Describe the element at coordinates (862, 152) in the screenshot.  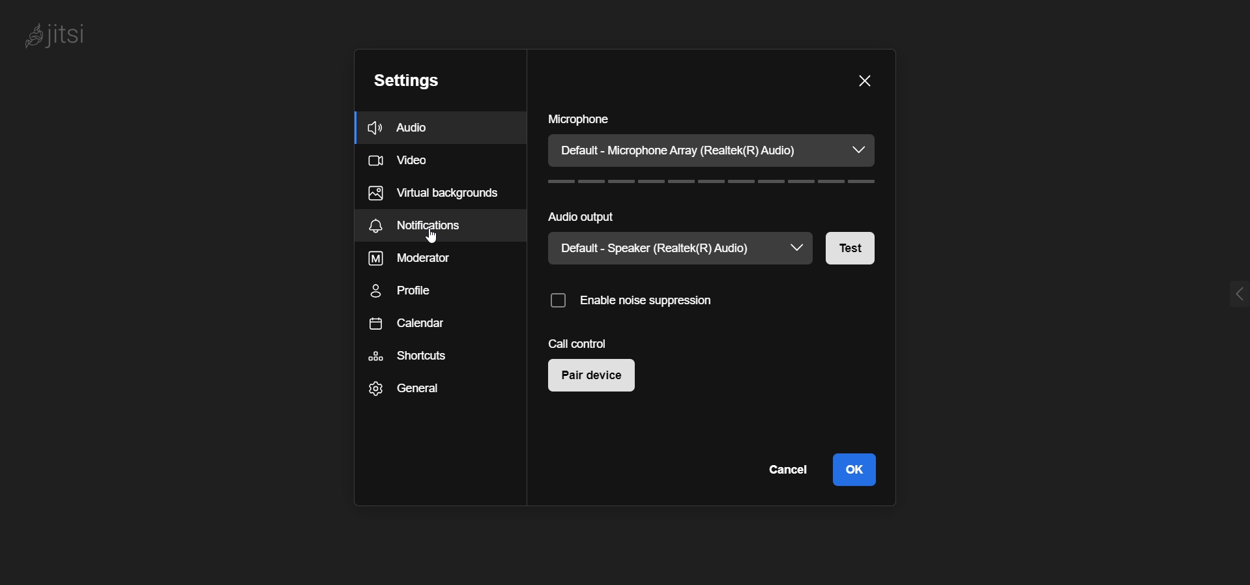
I see `microphone dropdown` at that location.